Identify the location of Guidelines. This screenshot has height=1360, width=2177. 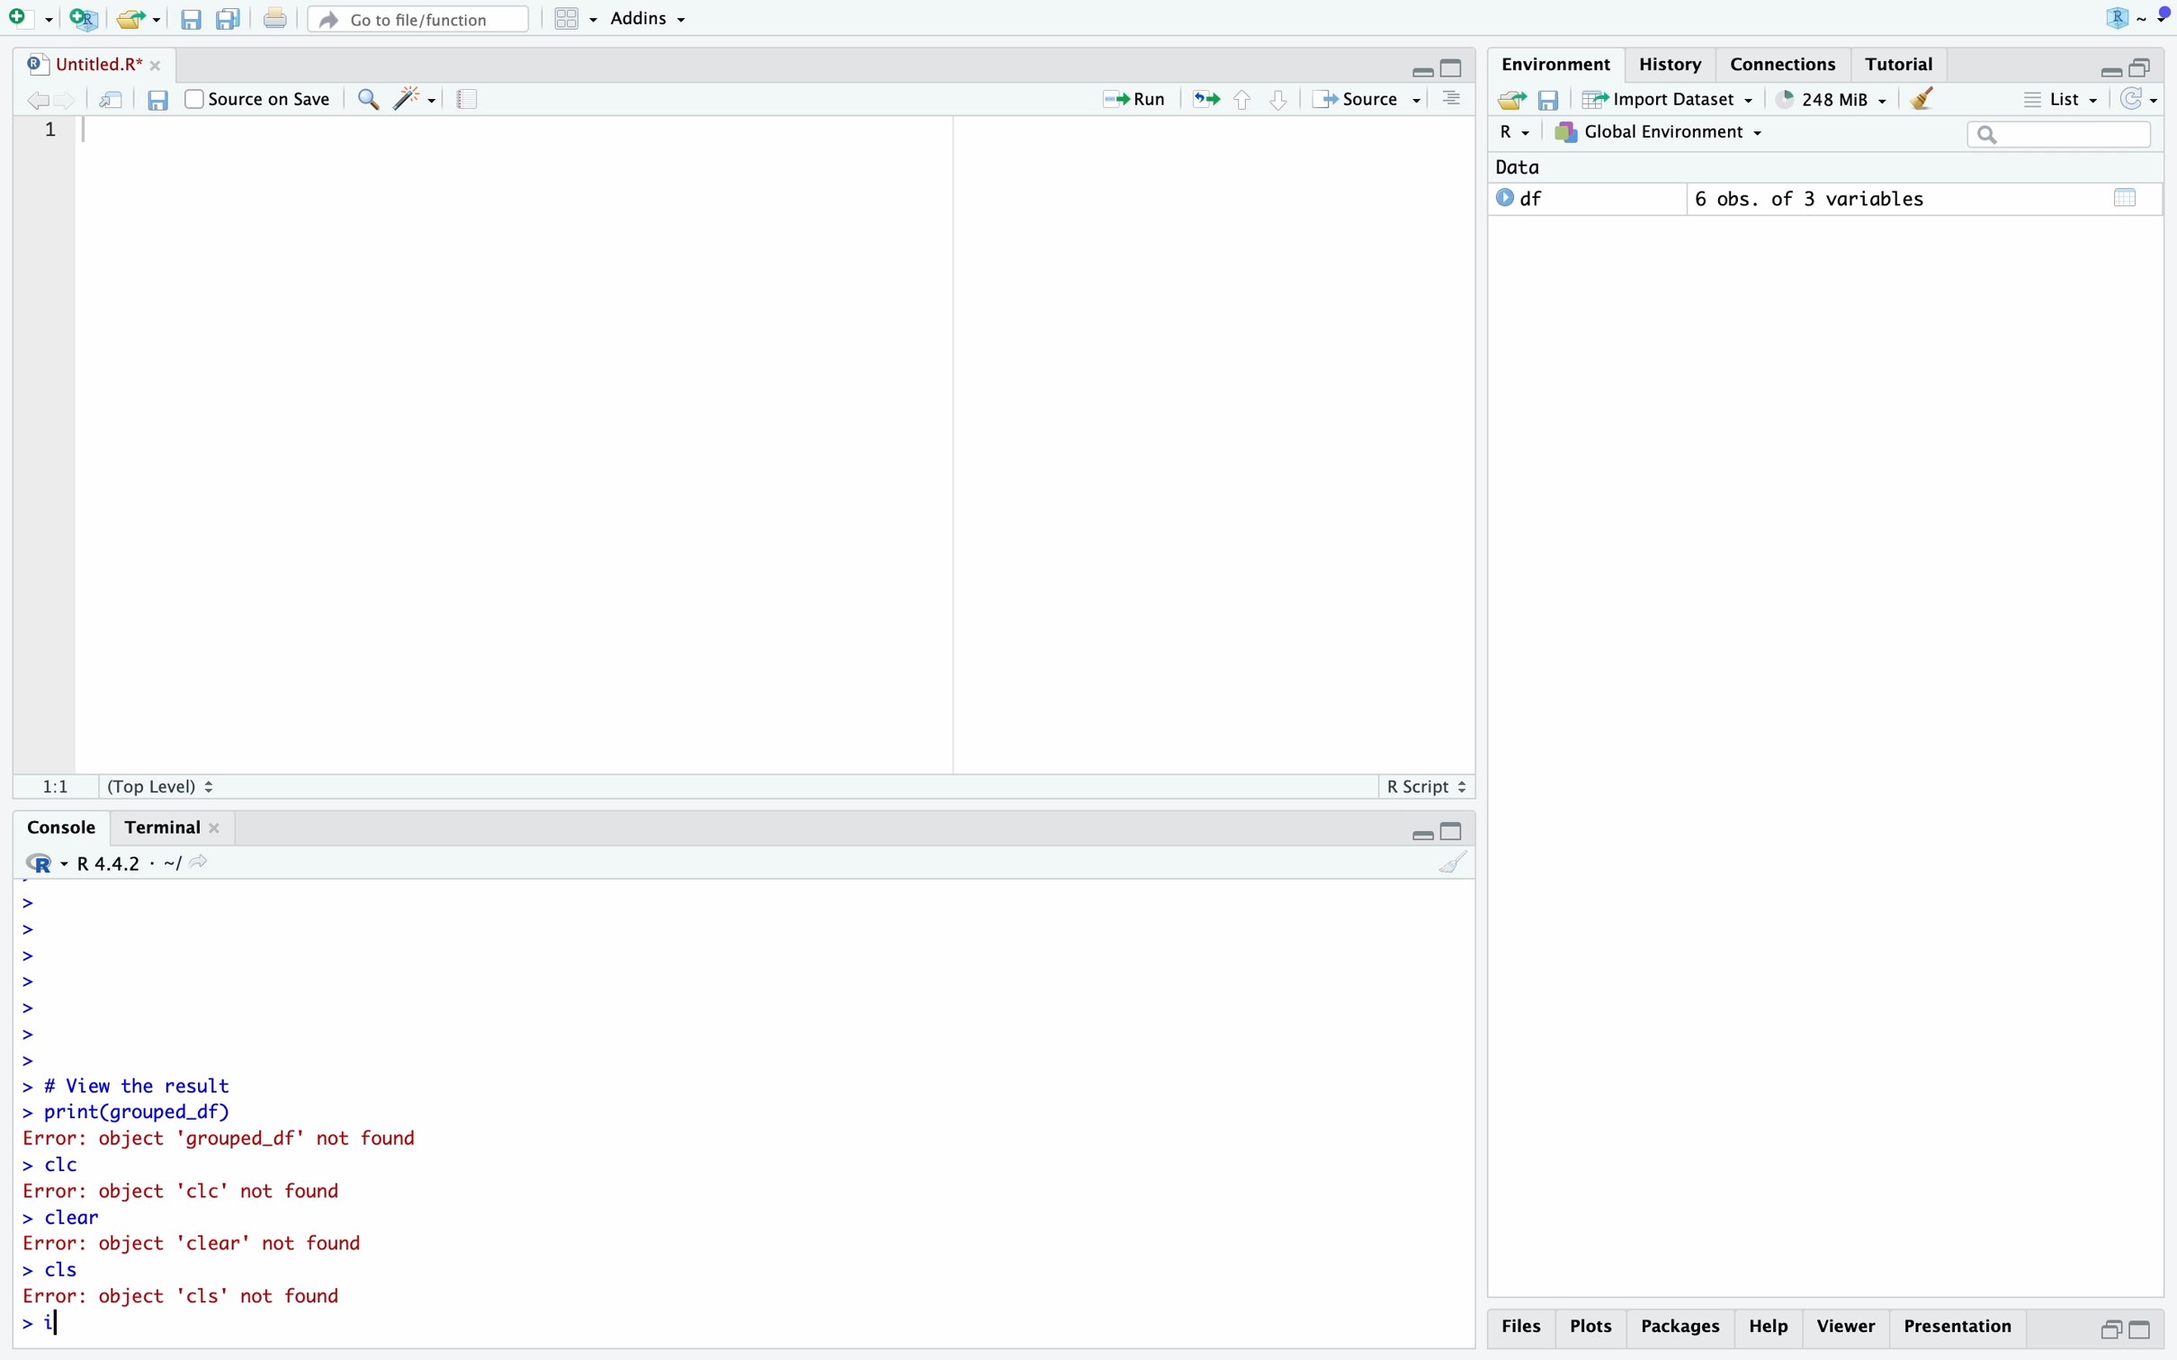
(473, 100).